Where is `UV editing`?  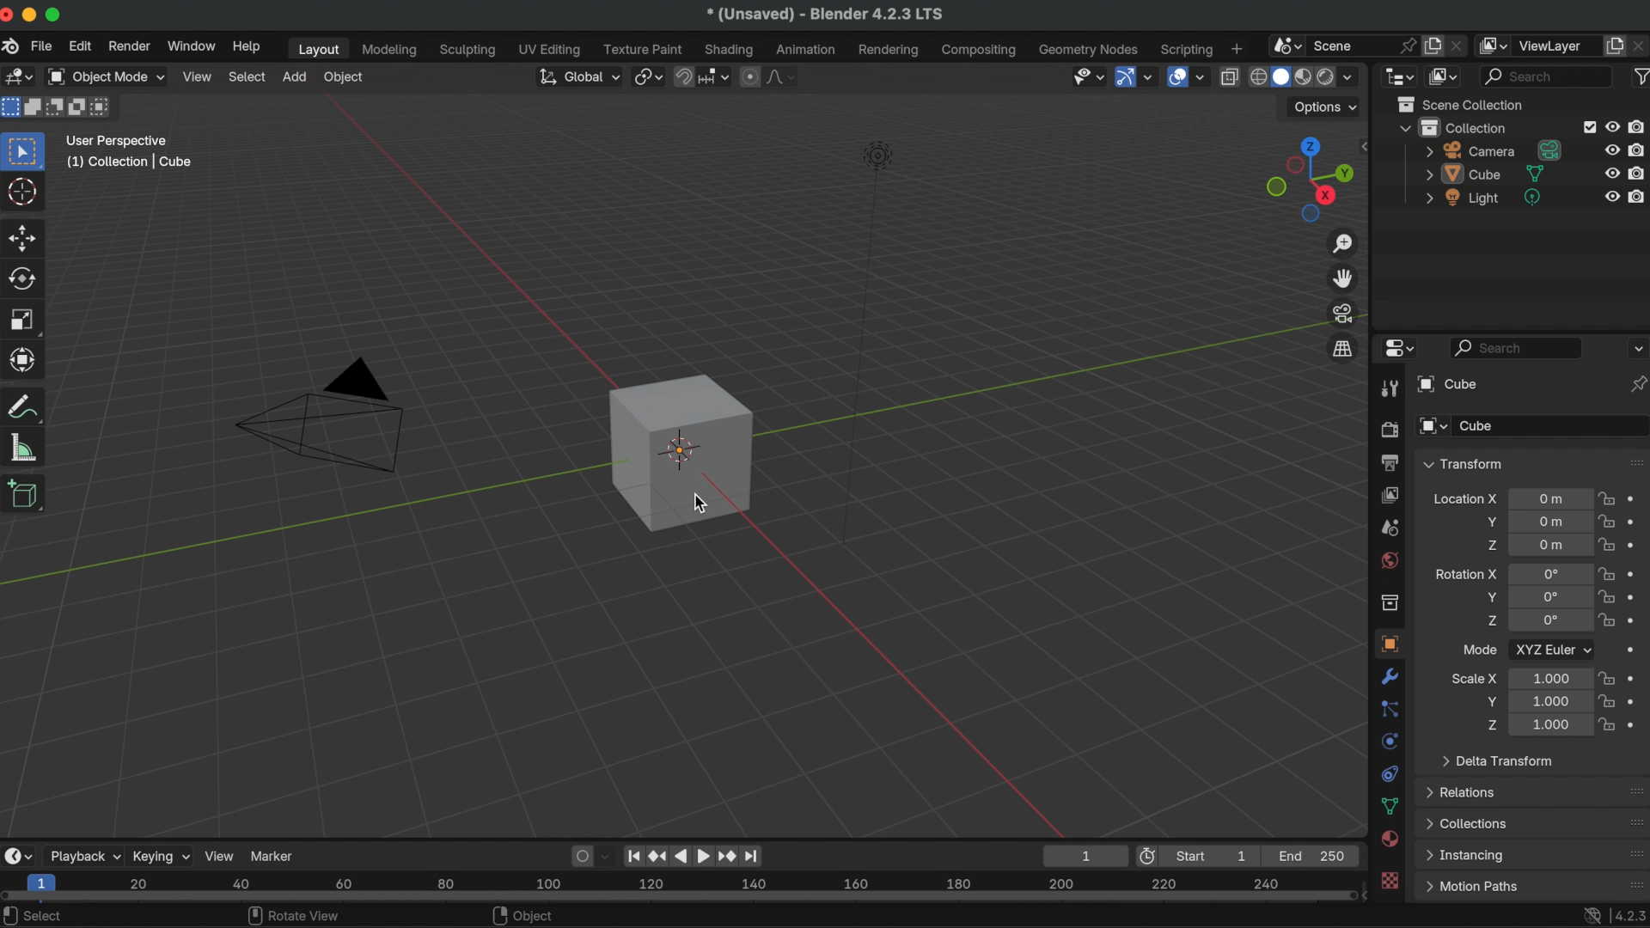
UV editing is located at coordinates (551, 49).